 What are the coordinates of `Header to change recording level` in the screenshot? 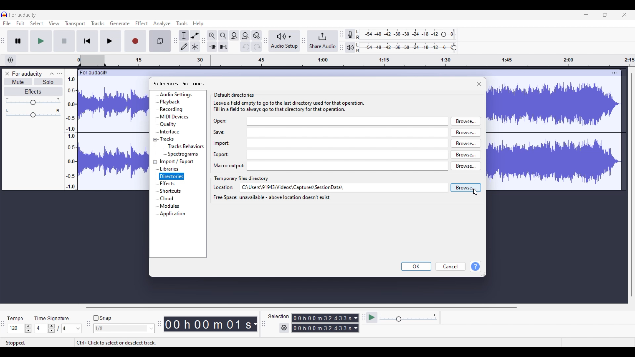 It's located at (444, 34).